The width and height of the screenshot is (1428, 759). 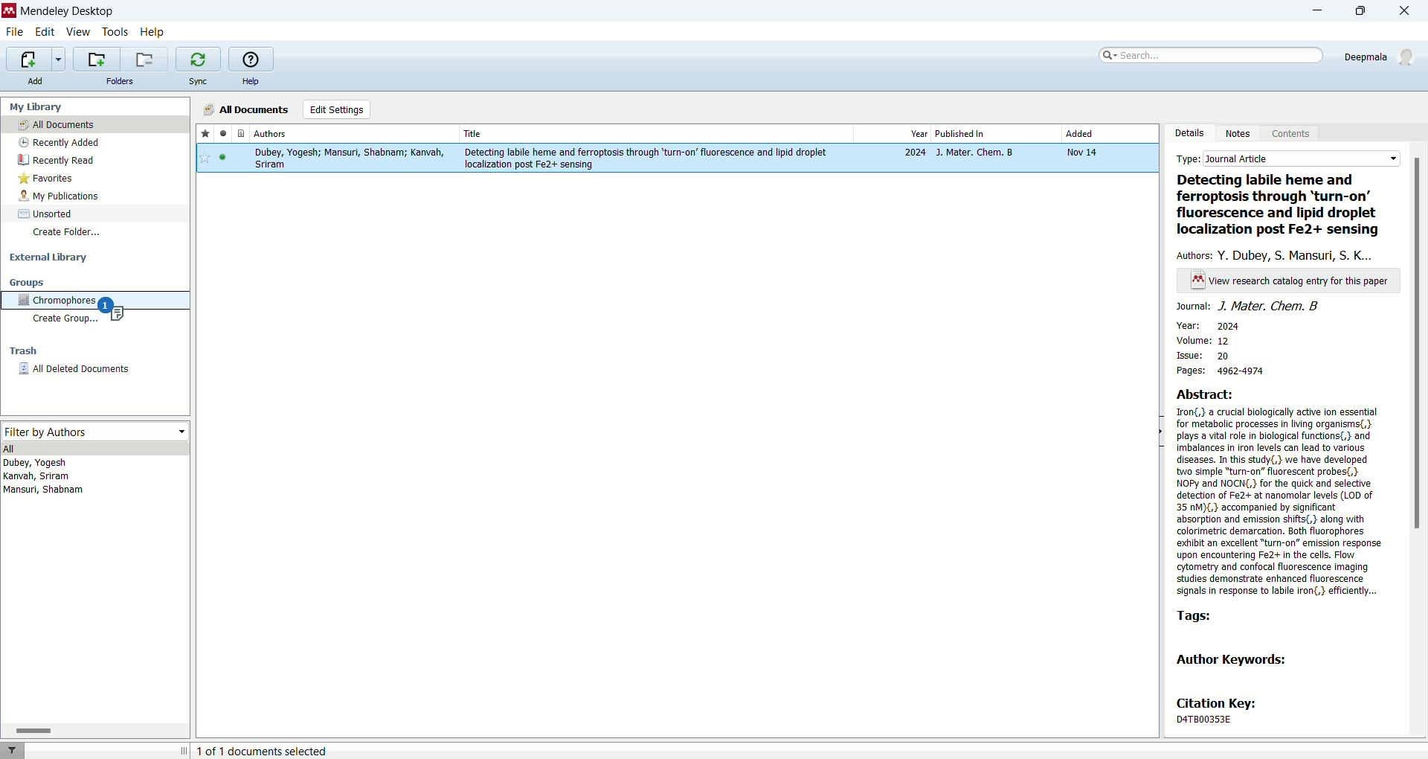 I want to click on external library, so click(x=51, y=258).